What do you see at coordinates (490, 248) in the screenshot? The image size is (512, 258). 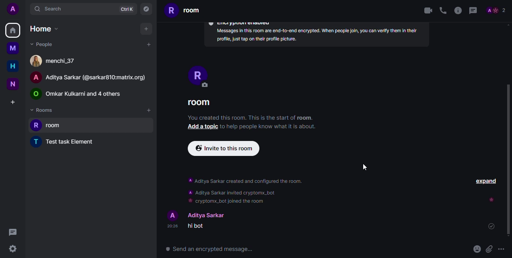 I see `attach` at bounding box center [490, 248].